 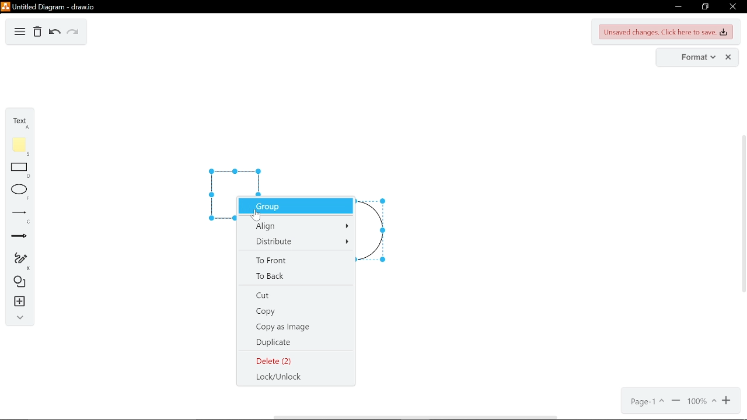 I want to click on align, so click(x=296, y=226).